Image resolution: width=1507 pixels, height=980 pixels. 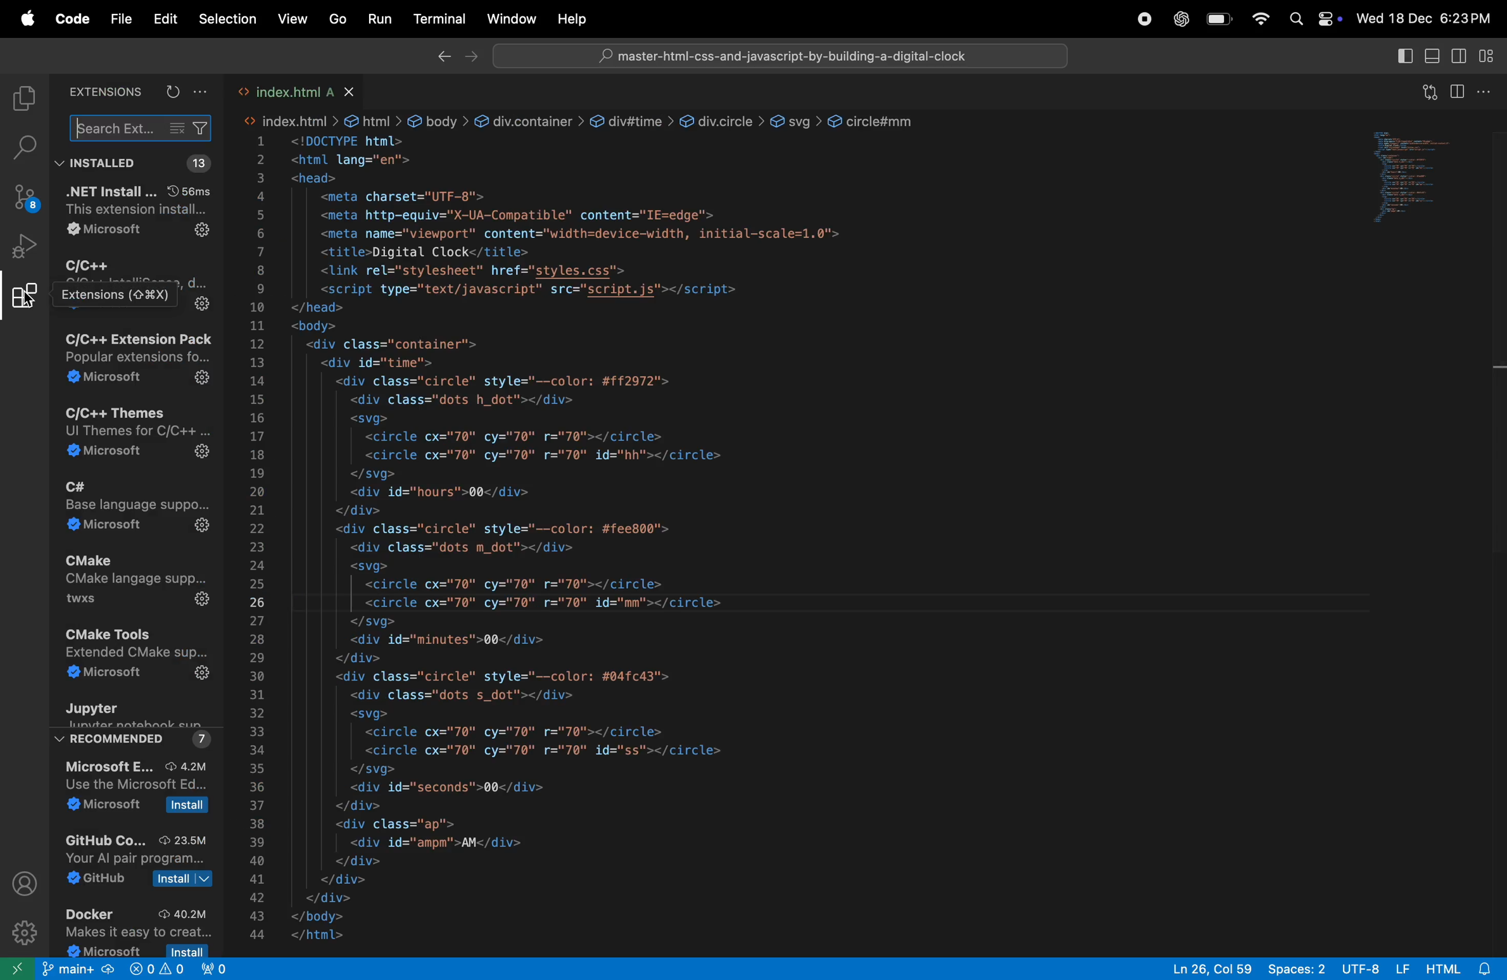 What do you see at coordinates (142, 129) in the screenshot?
I see `search ` at bounding box center [142, 129].